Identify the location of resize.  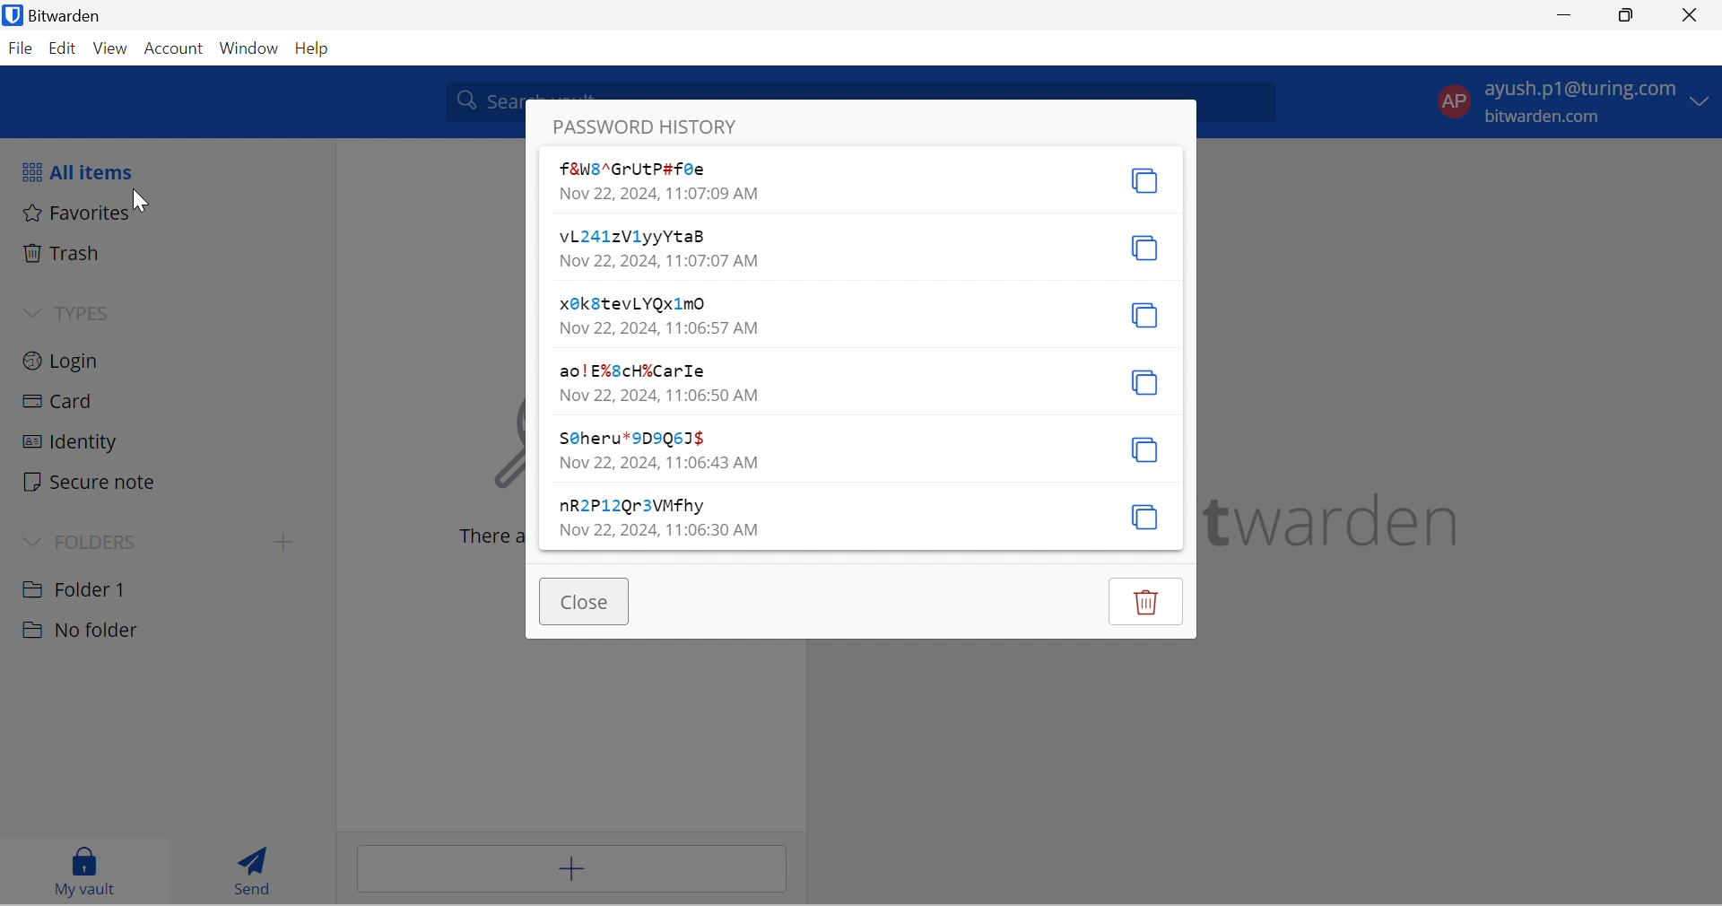
(1632, 16).